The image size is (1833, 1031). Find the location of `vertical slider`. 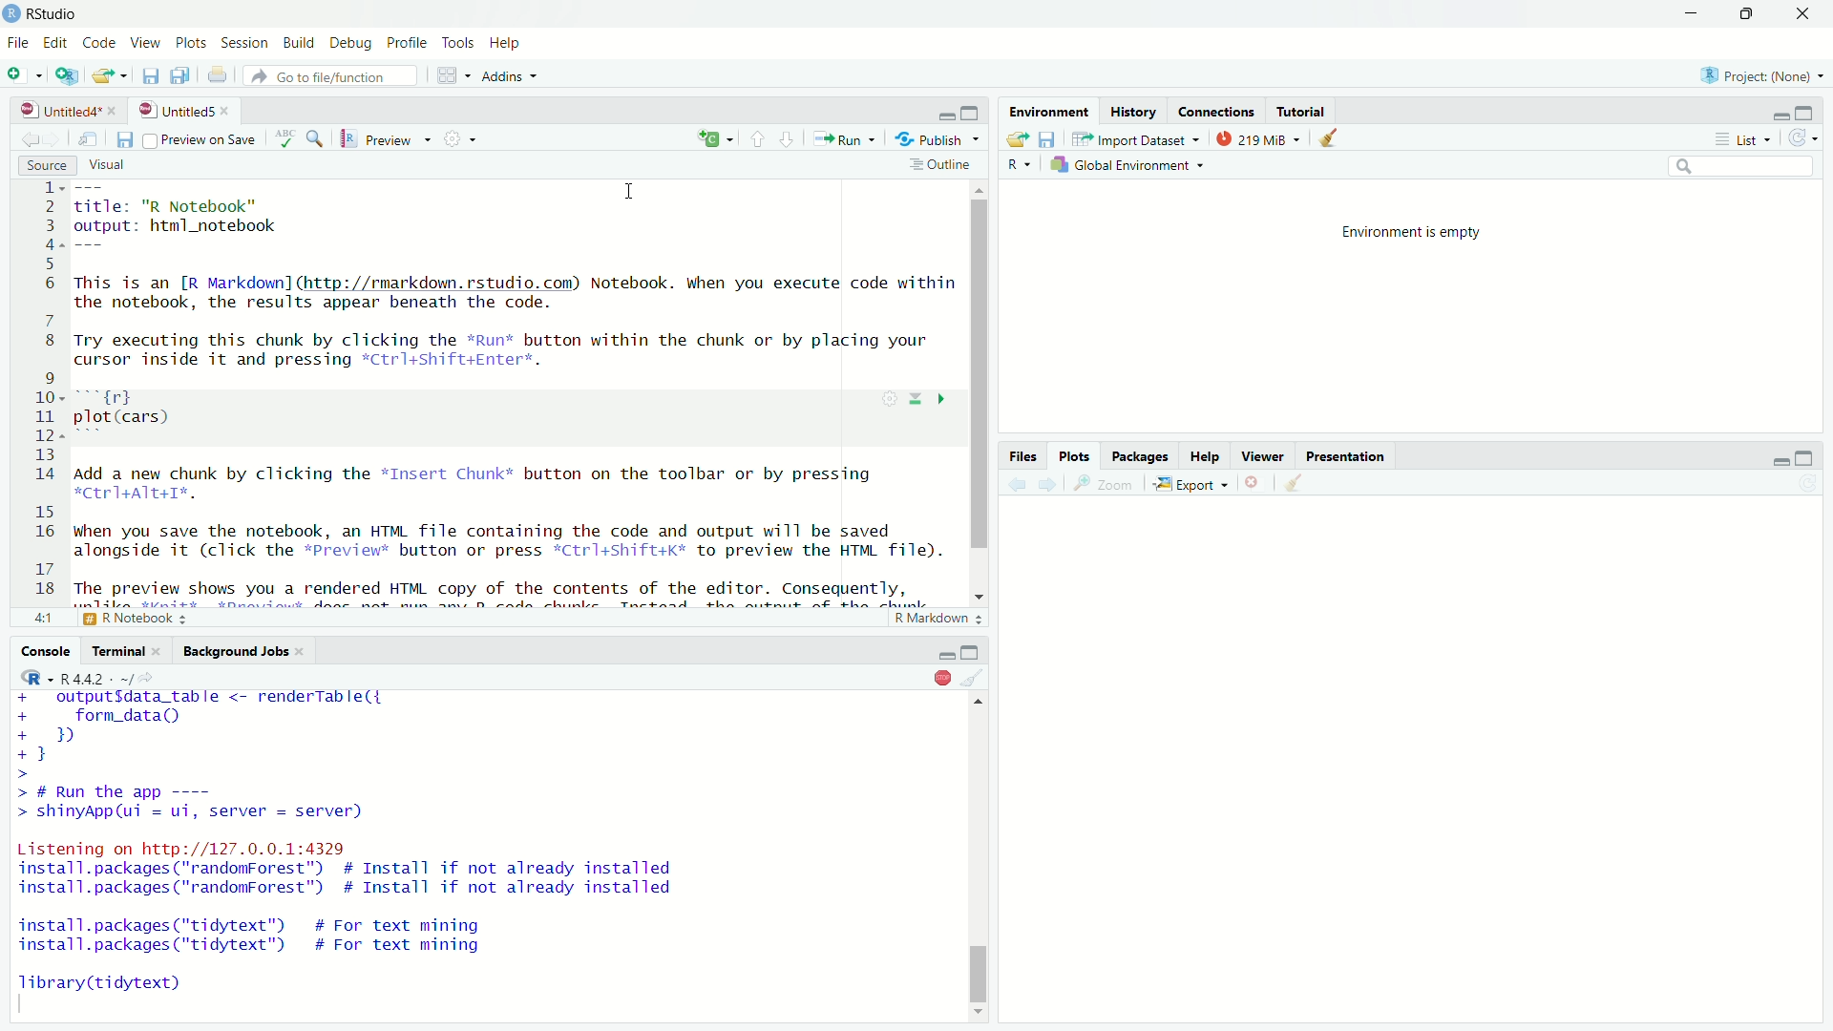

vertical slider is located at coordinates (980, 967).